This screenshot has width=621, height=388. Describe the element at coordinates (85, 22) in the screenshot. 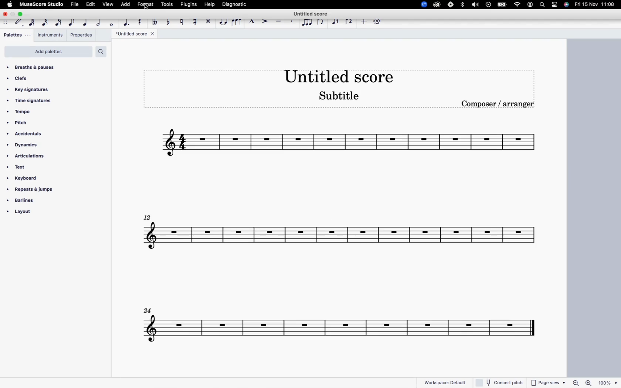

I see `quarter note` at that location.